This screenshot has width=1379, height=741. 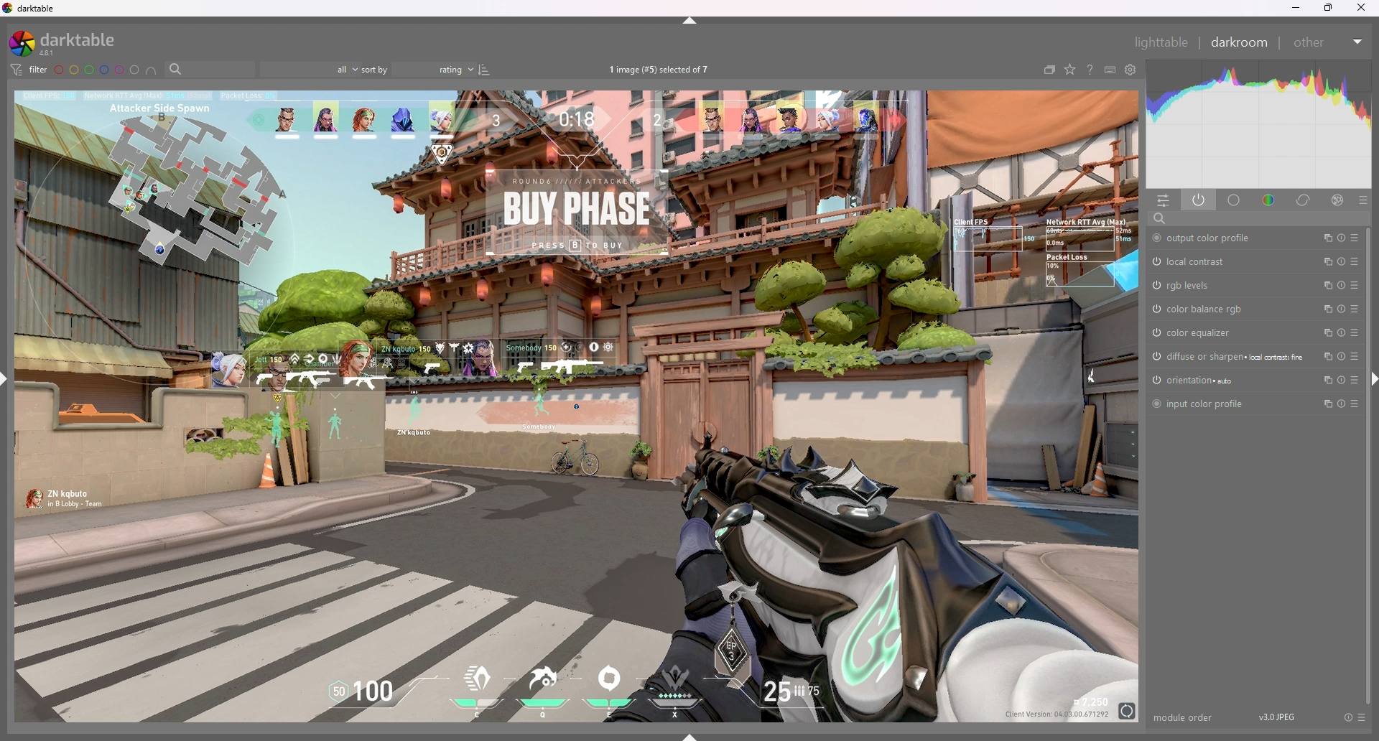 What do you see at coordinates (1341, 333) in the screenshot?
I see `reset` at bounding box center [1341, 333].